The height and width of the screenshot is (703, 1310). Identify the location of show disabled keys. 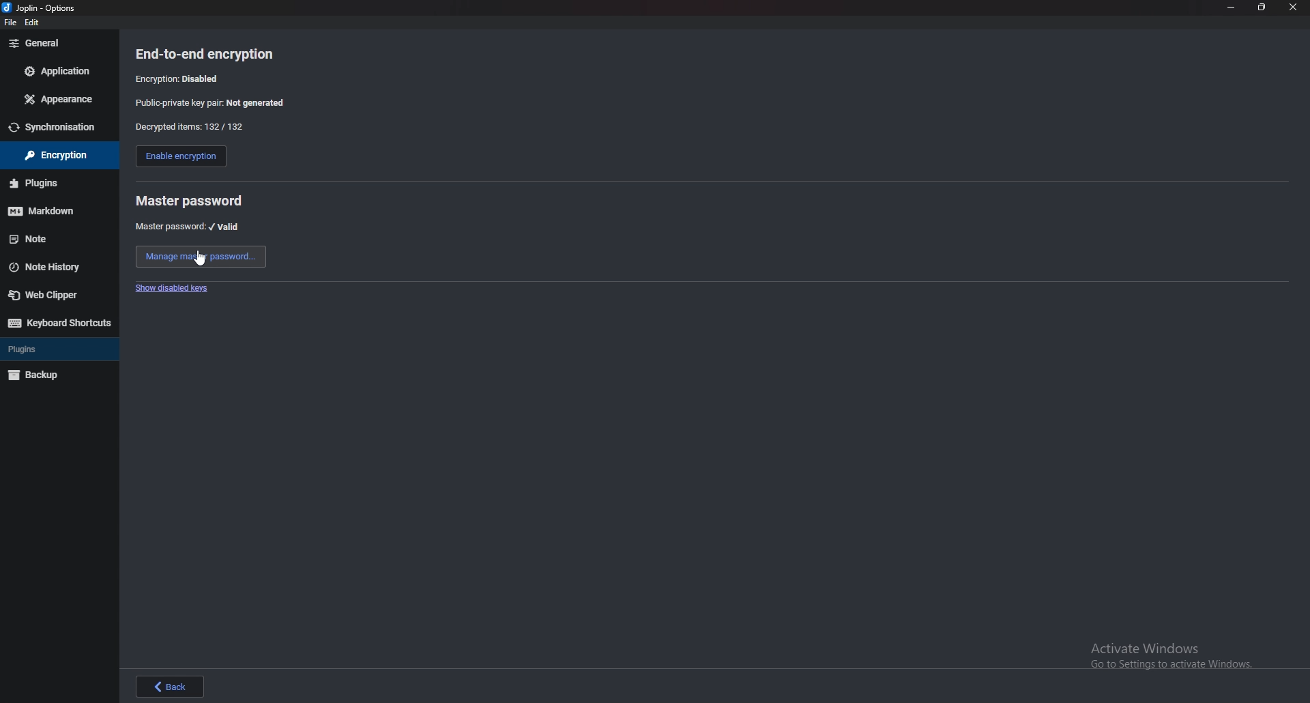
(175, 289).